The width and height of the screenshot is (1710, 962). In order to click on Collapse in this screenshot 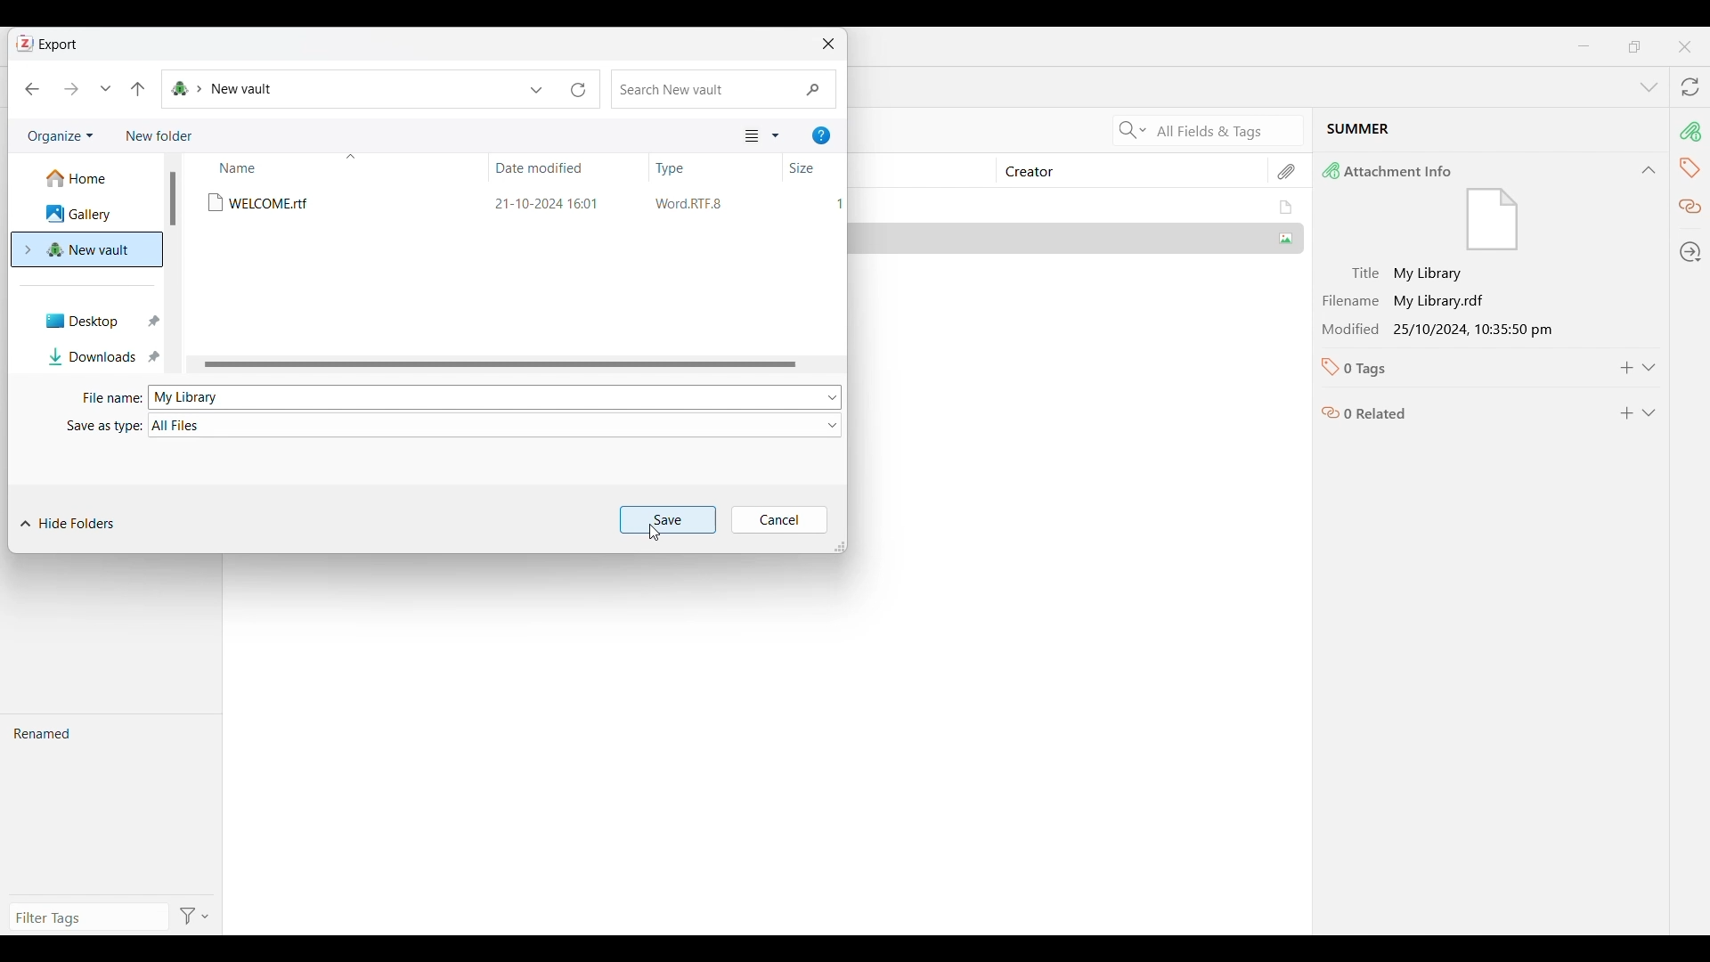, I will do `click(1649, 170)`.